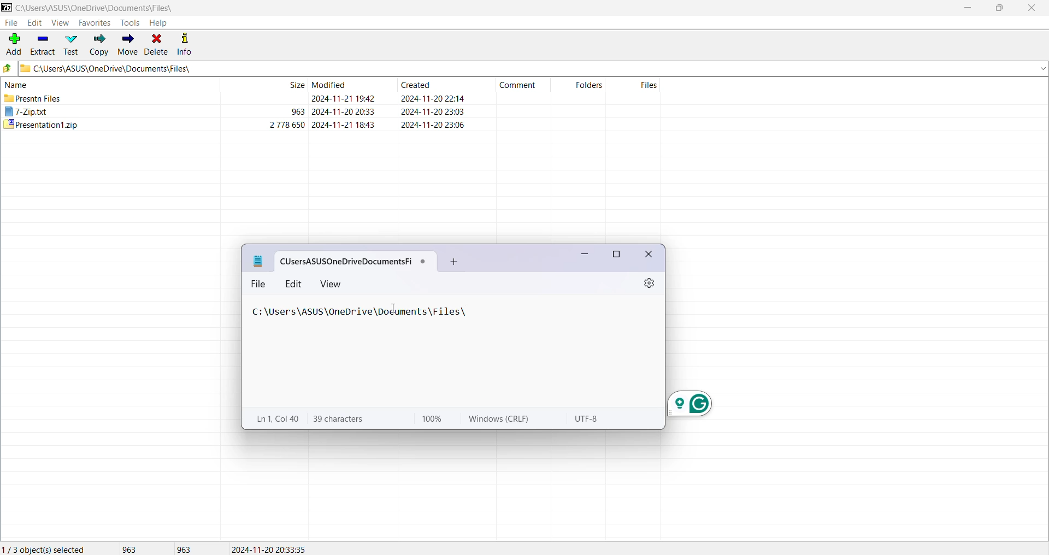  What do you see at coordinates (590, 418) in the screenshot?
I see `utf-8` at bounding box center [590, 418].